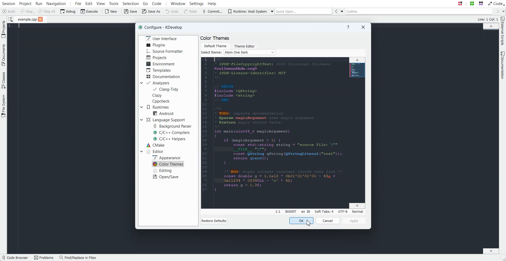 Image resolution: width=506 pixels, height=261 pixels. I want to click on Problems, so click(45, 258).